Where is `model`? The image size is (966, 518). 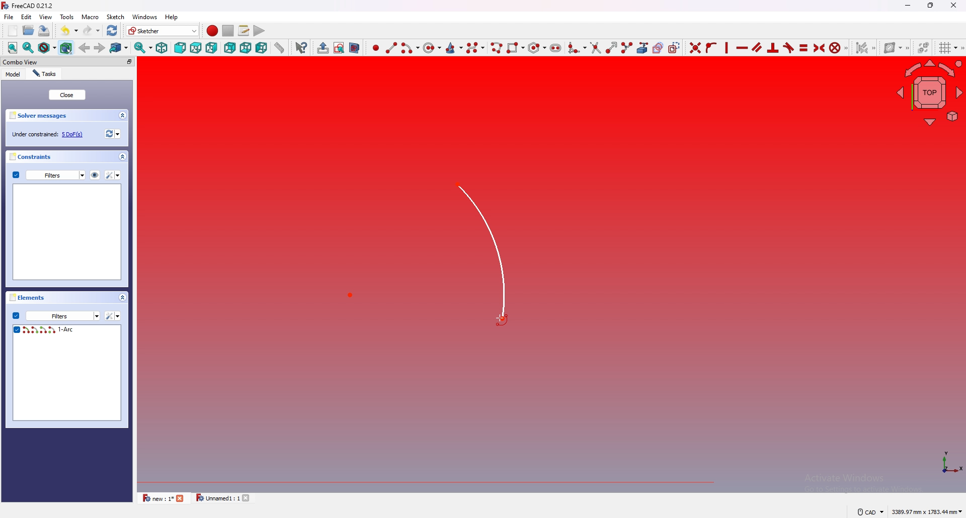 model is located at coordinates (13, 74).